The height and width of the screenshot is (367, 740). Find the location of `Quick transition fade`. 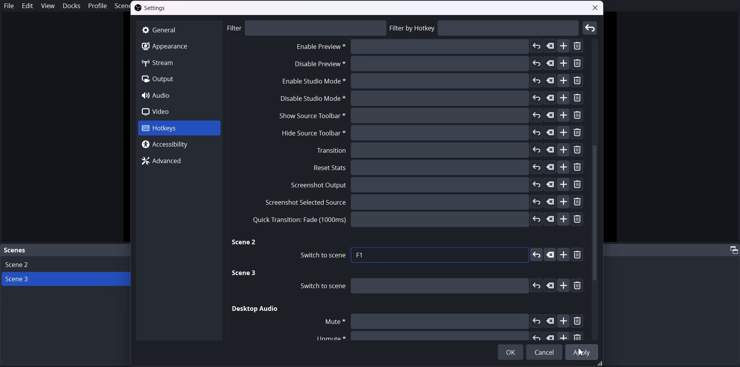

Quick transition fade is located at coordinates (417, 219).